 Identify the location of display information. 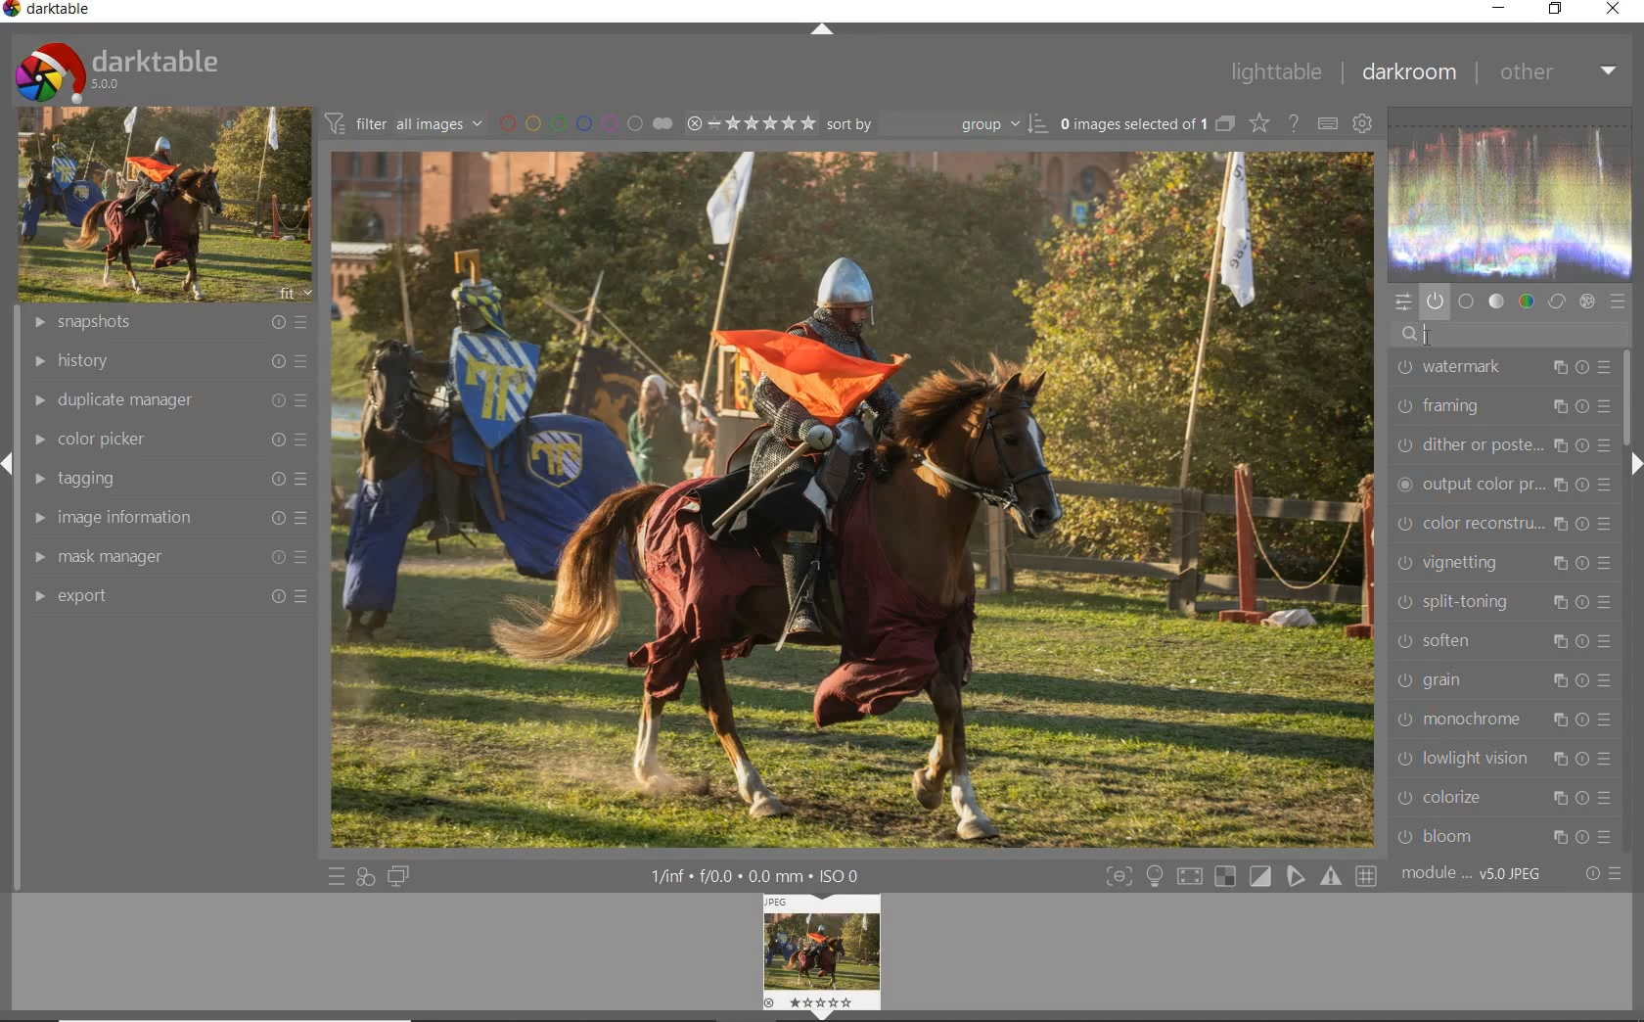
(765, 875).